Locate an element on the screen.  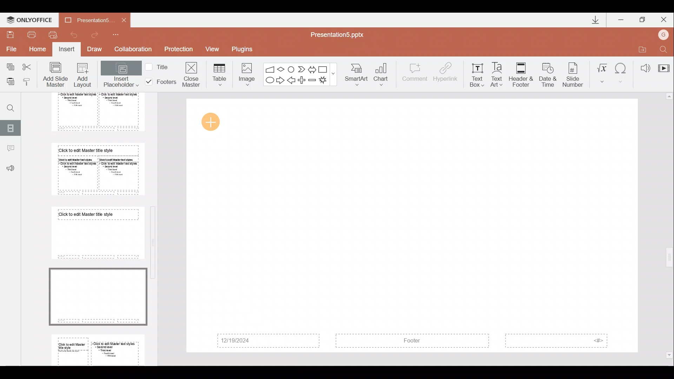
Footers is located at coordinates (160, 82).